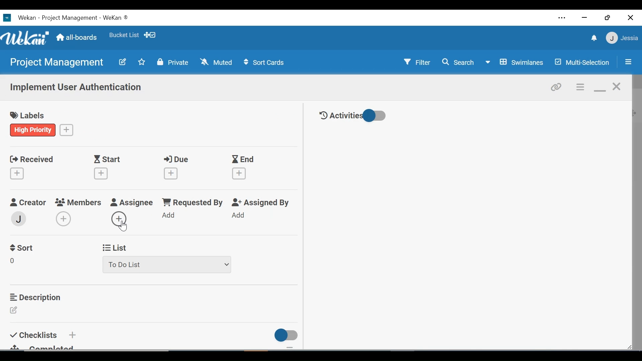 This screenshot has width=642, height=361. What do you see at coordinates (9, 18) in the screenshot?
I see `wekan icon` at bounding box center [9, 18].